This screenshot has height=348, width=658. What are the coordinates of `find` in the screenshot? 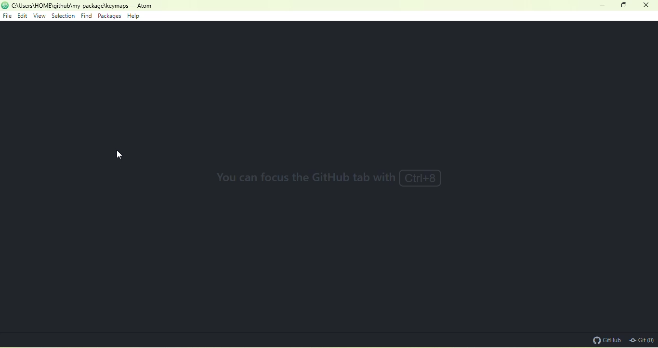 It's located at (87, 16).